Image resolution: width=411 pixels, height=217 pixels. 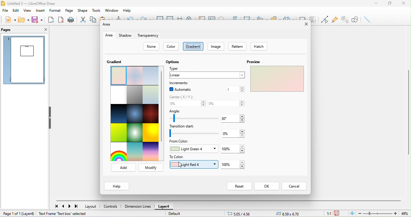 I want to click on london mist, so click(x=135, y=95).